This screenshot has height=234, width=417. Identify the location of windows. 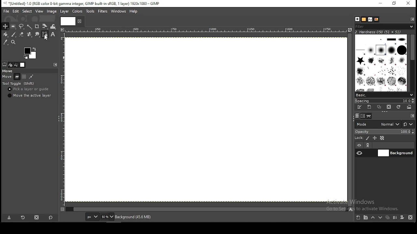
(118, 11).